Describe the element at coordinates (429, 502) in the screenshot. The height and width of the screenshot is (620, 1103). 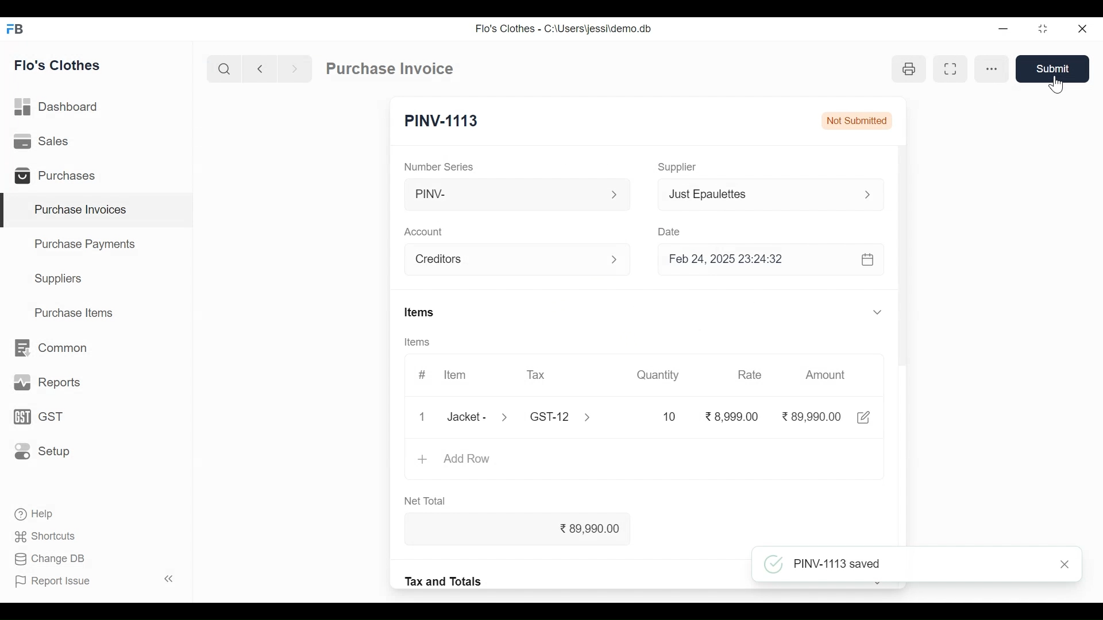
I see `Net Total` at that location.